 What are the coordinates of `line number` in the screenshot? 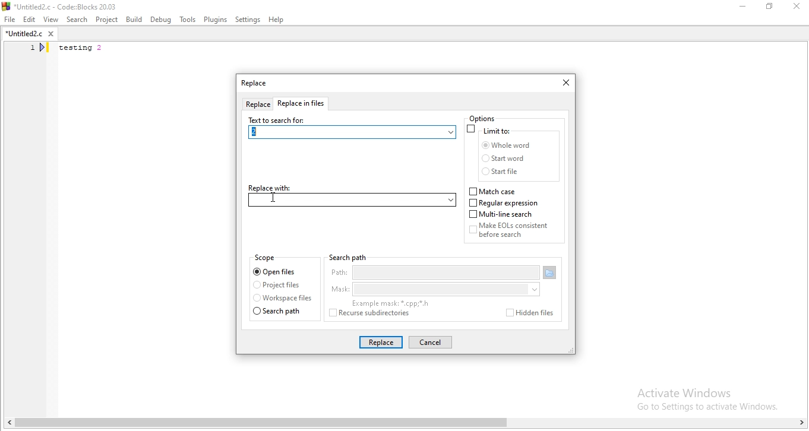 It's located at (39, 49).